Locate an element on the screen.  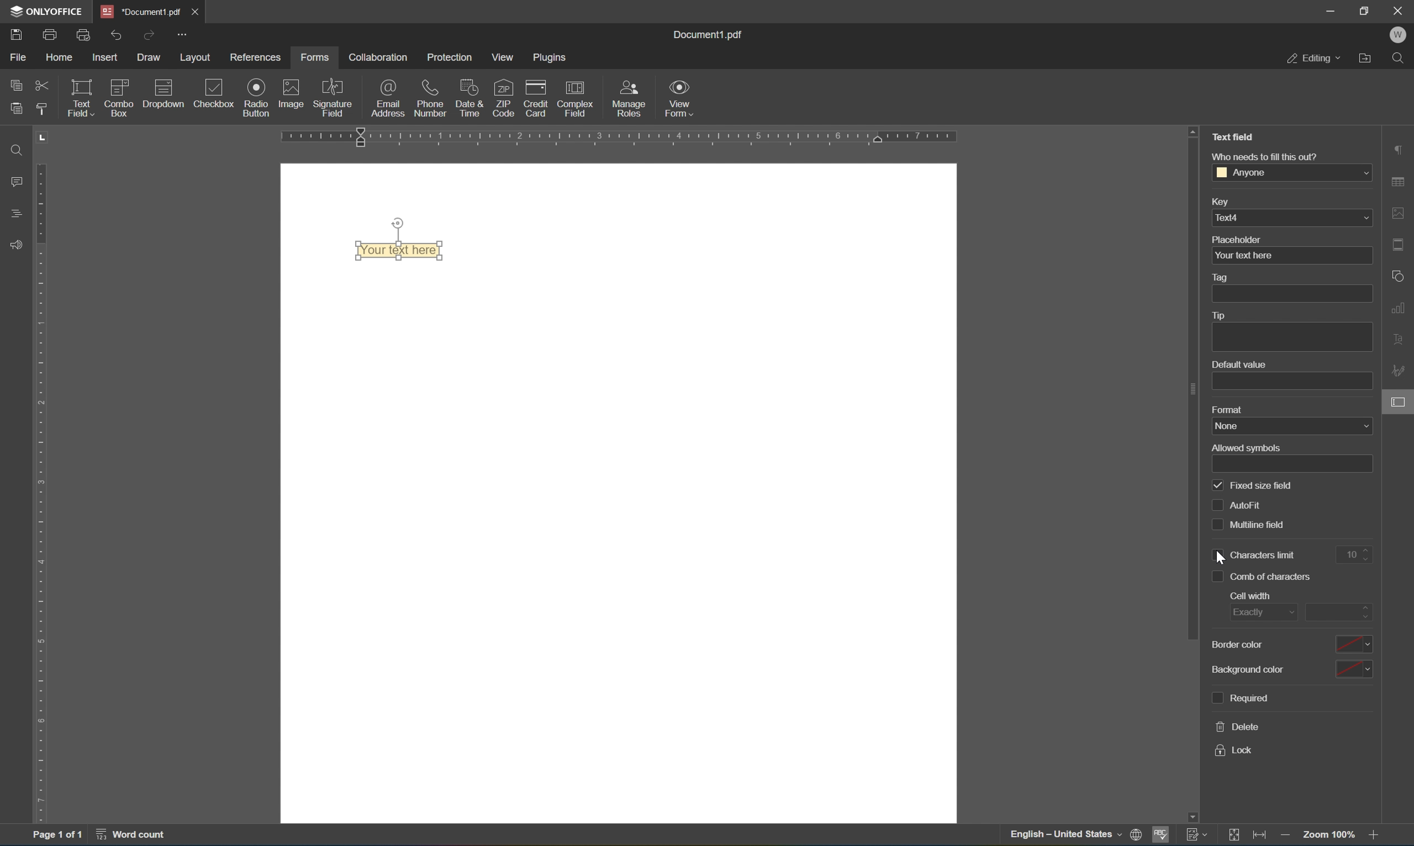
manage roles is located at coordinates (633, 99).